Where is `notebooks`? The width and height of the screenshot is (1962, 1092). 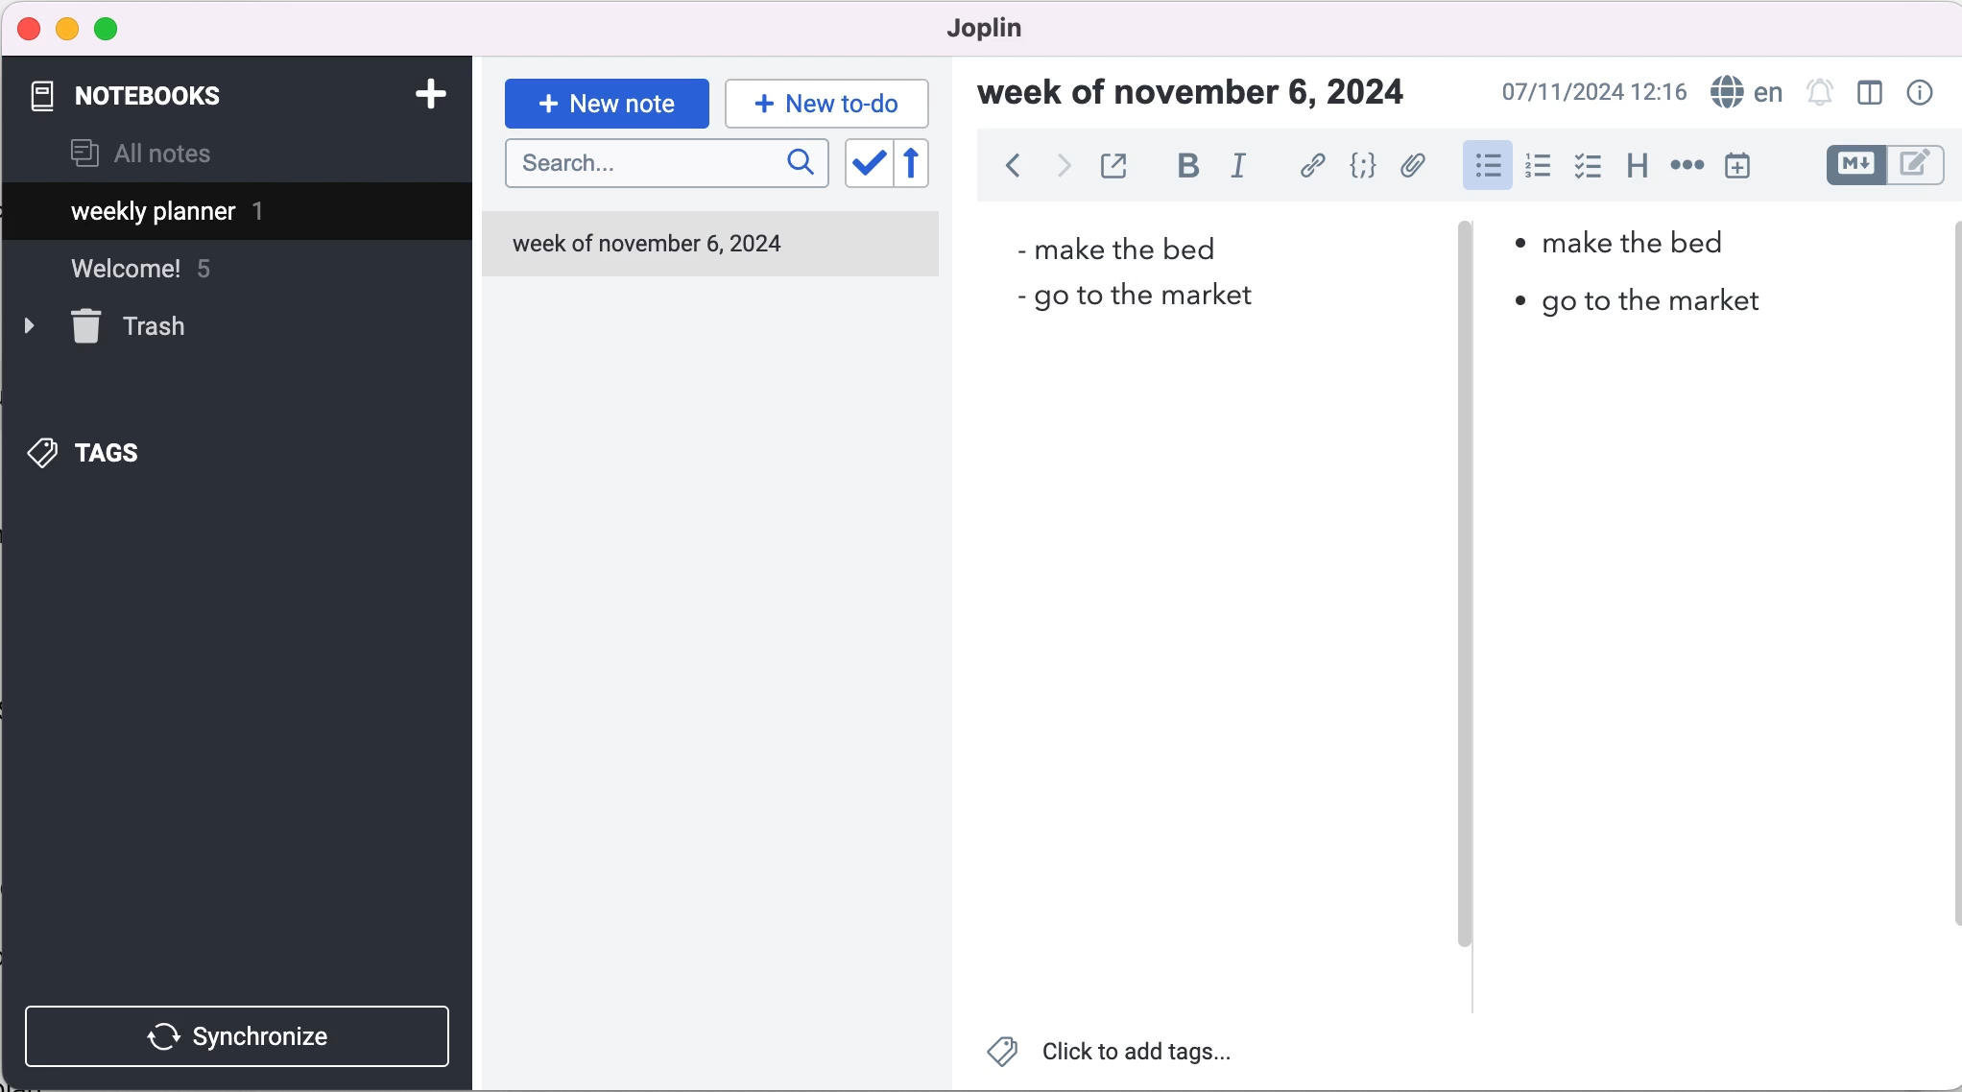 notebooks is located at coordinates (142, 96).